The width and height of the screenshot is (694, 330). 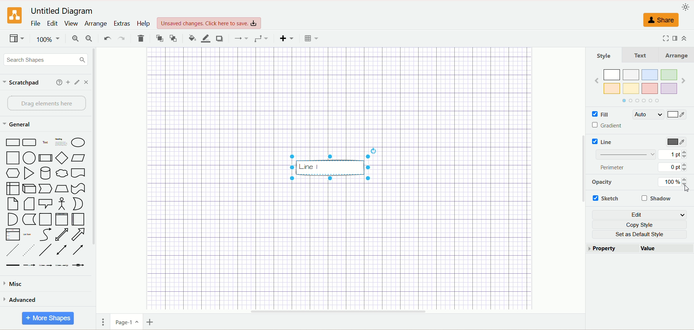 I want to click on help, so click(x=145, y=24).